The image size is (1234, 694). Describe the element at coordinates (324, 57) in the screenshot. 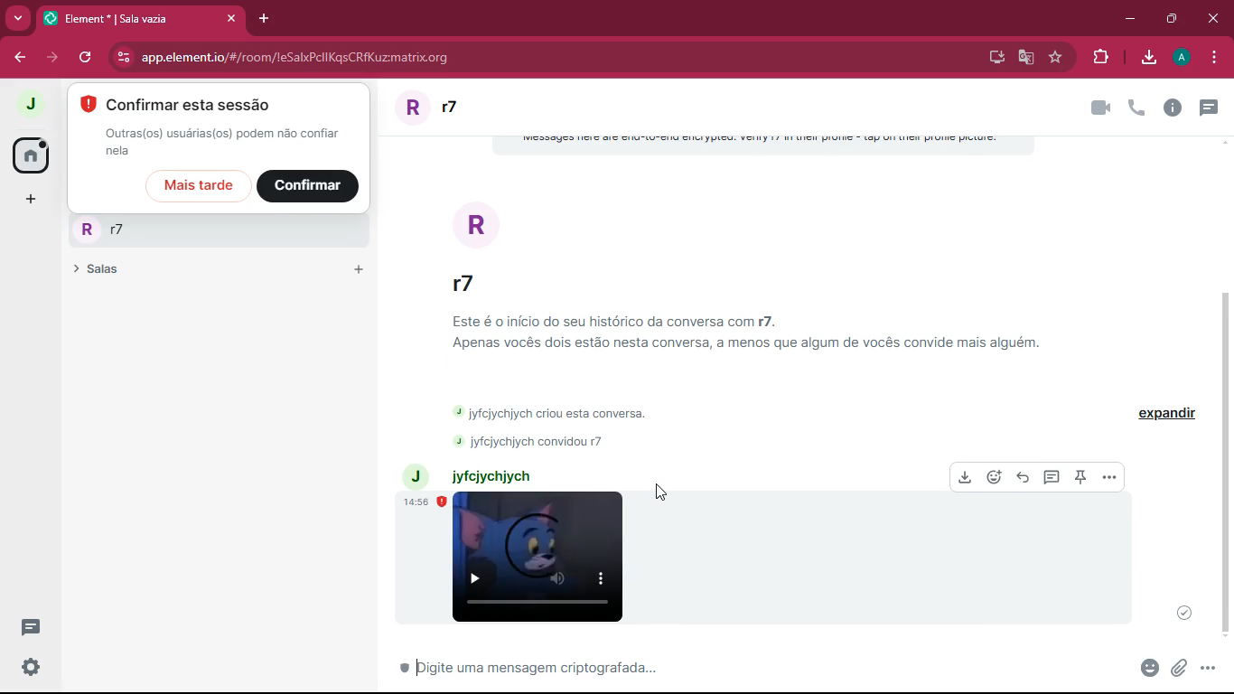

I see `app.element.io/#/room/local+m1733248438726.0` at that location.